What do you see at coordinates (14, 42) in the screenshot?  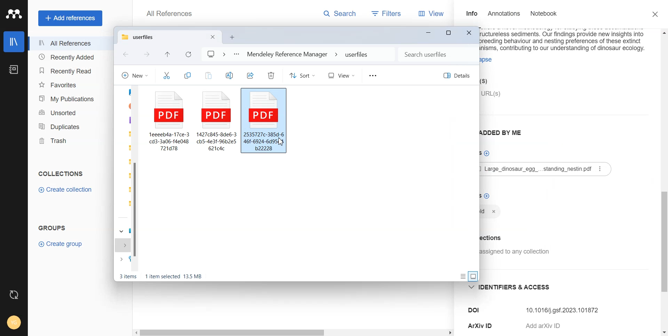 I see `Library` at bounding box center [14, 42].